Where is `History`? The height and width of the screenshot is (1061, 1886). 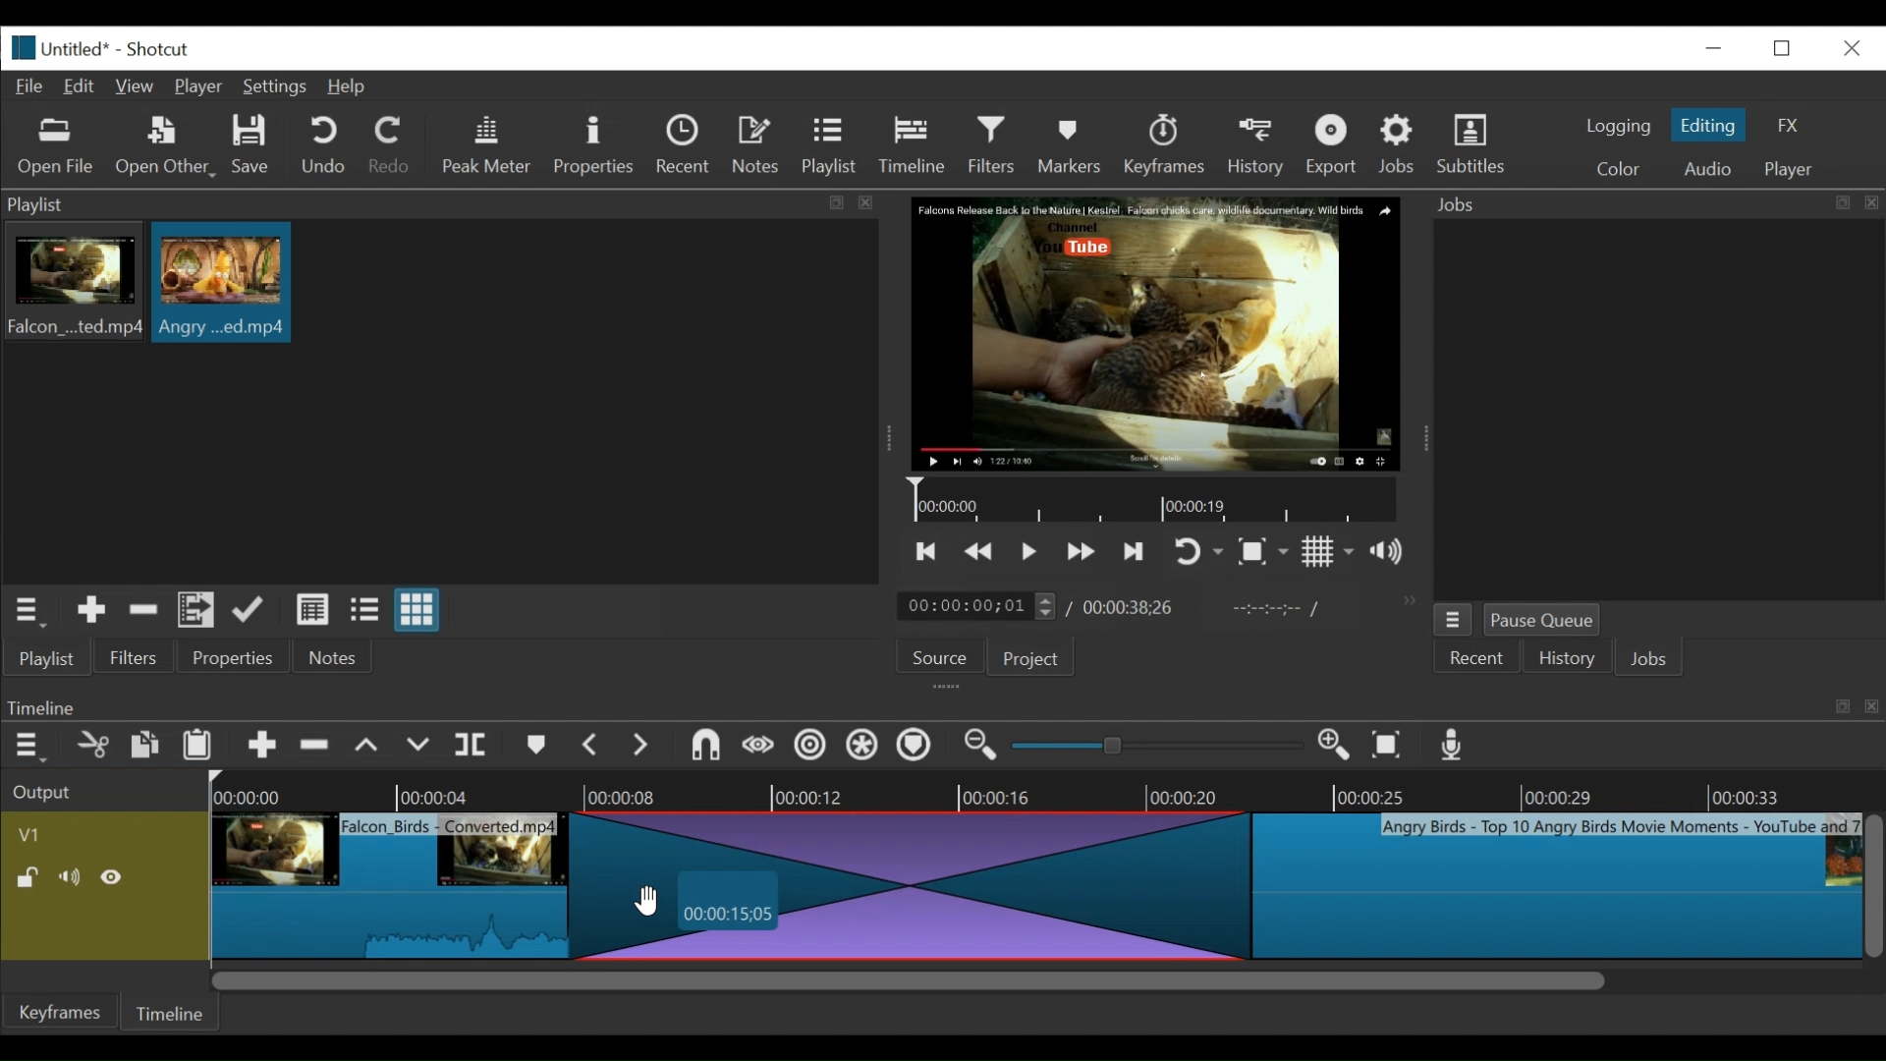 History is located at coordinates (1567, 661).